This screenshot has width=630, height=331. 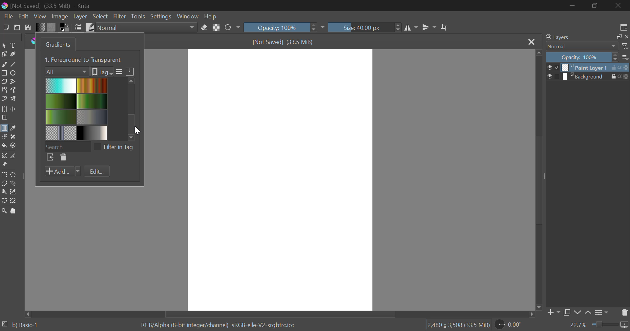 I want to click on more options, so click(x=625, y=57).